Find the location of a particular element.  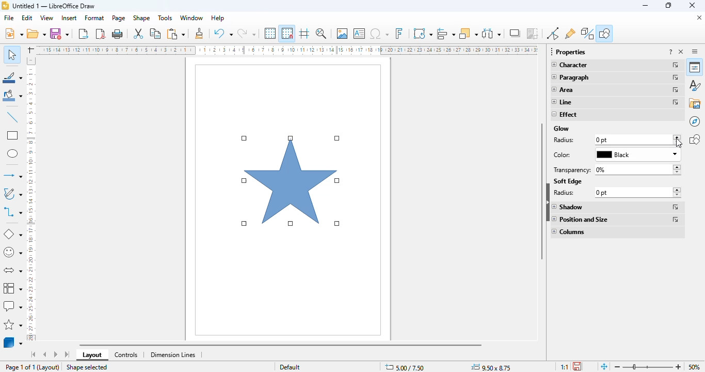

change in X&Y coordinates is located at coordinates (405, 367).